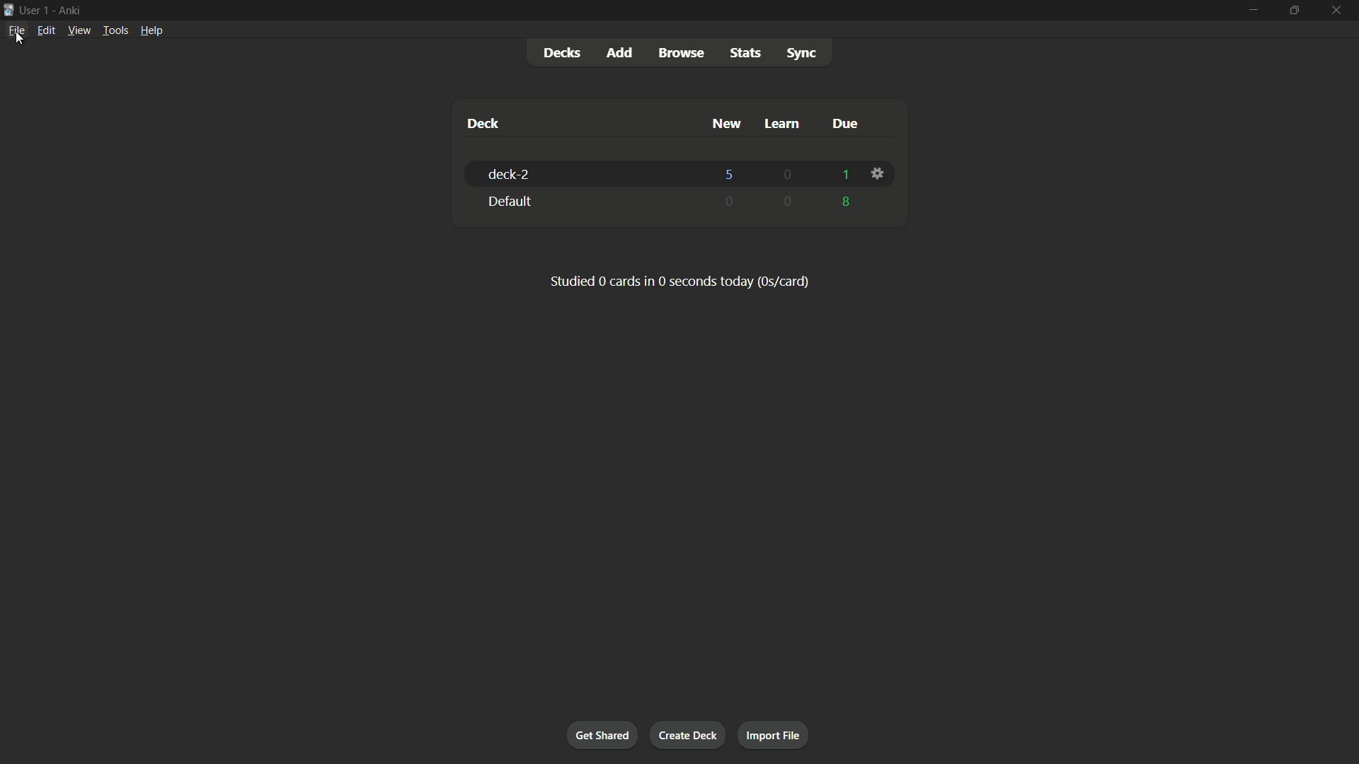  I want to click on 5, so click(731, 173).